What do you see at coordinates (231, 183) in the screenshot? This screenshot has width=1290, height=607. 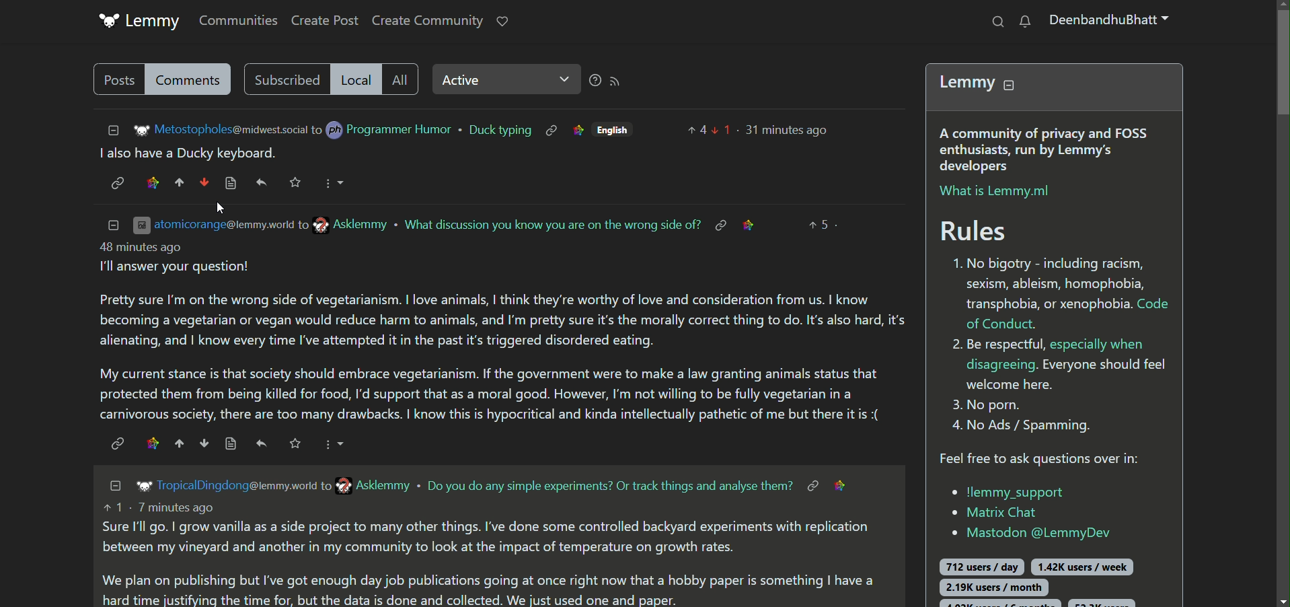 I see `page` at bounding box center [231, 183].